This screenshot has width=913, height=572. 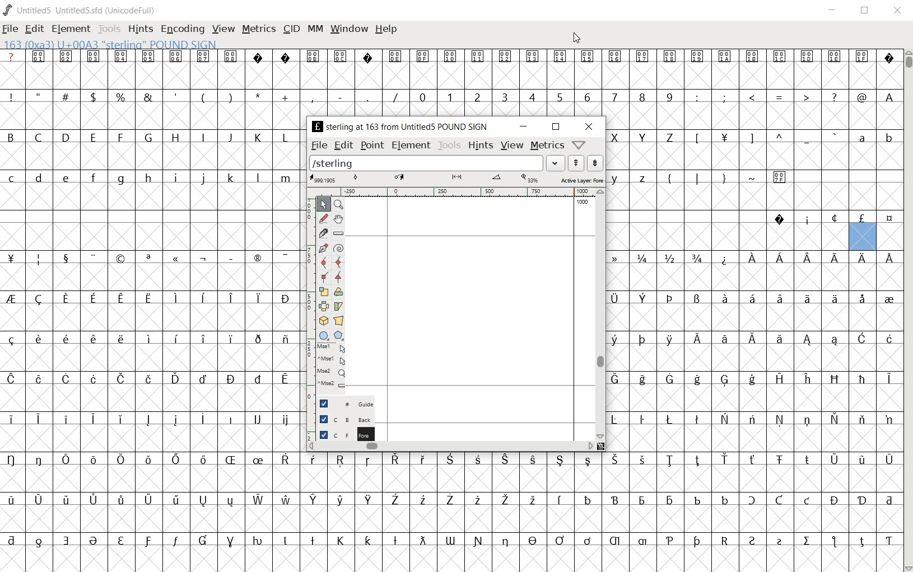 What do you see at coordinates (836, 341) in the screenshot?
I see `Symbol` at bounding box center [836, 341].